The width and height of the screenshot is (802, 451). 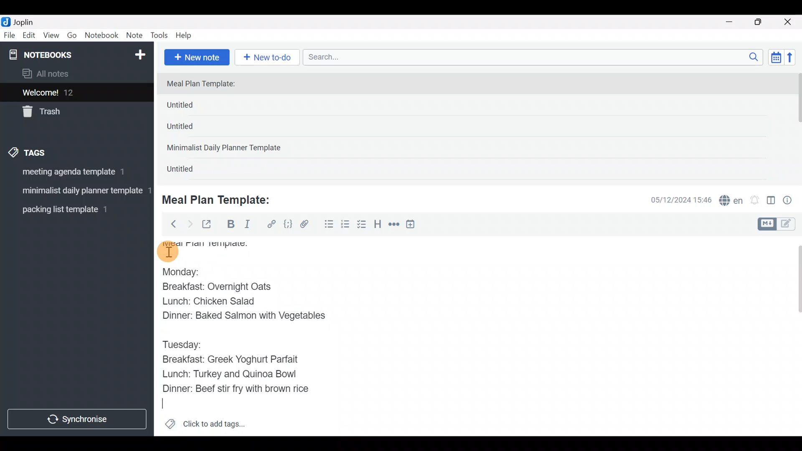 What do you see at coordinates (59, 54) in the screenshot?
I see `Notebooks` at bounding box center [59, 54].